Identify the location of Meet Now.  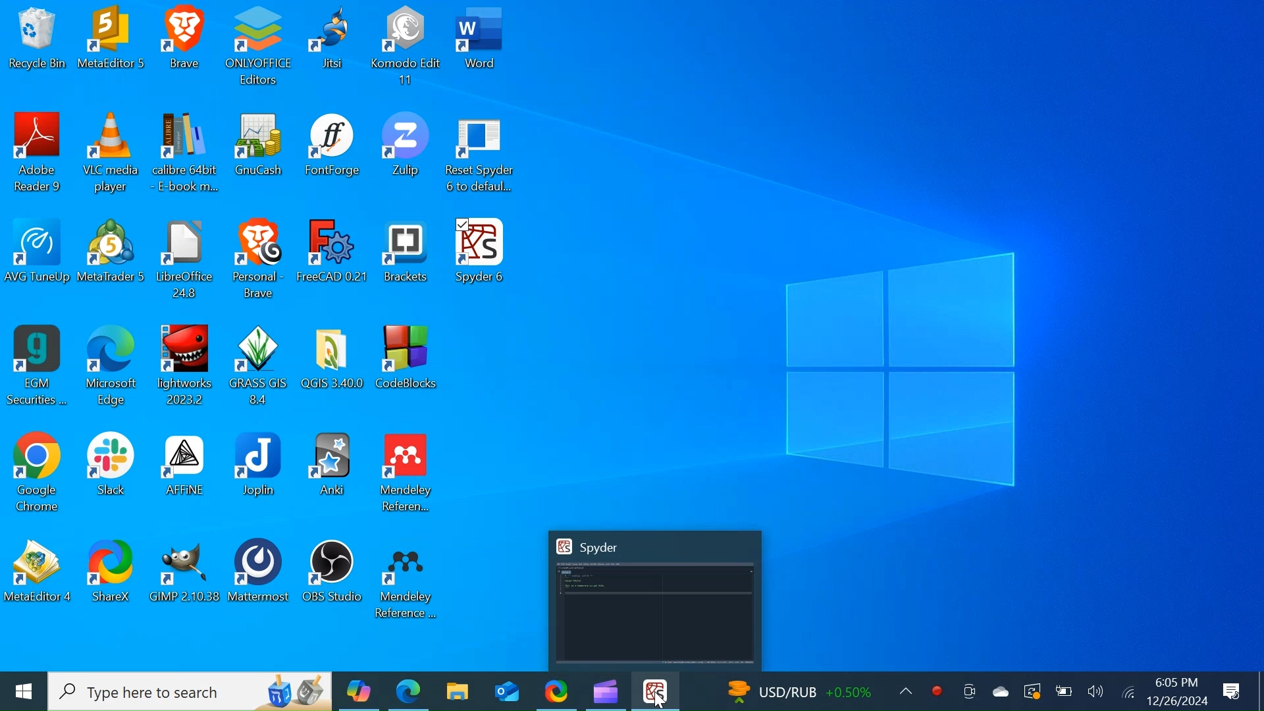
(967, 690).